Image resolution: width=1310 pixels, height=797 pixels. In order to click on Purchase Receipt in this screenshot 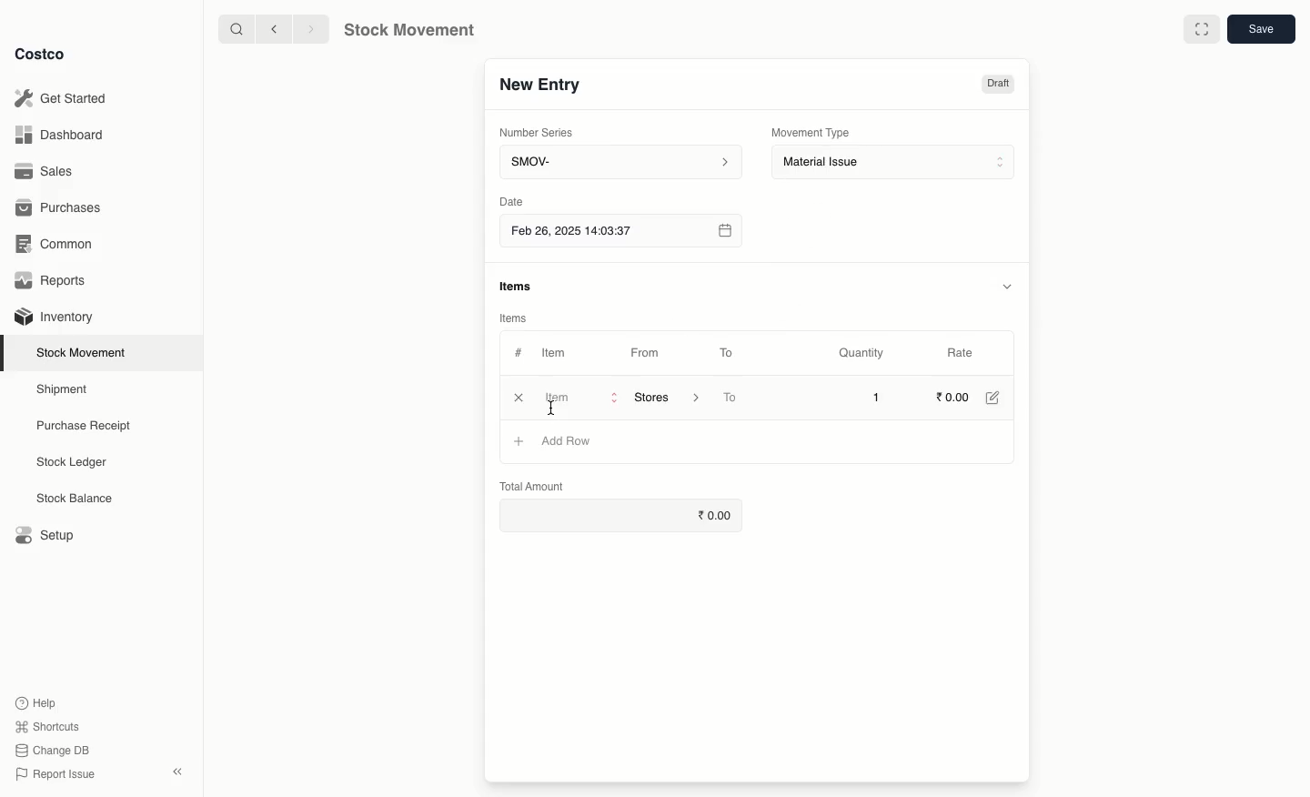, I will do `click(88, 425)`.